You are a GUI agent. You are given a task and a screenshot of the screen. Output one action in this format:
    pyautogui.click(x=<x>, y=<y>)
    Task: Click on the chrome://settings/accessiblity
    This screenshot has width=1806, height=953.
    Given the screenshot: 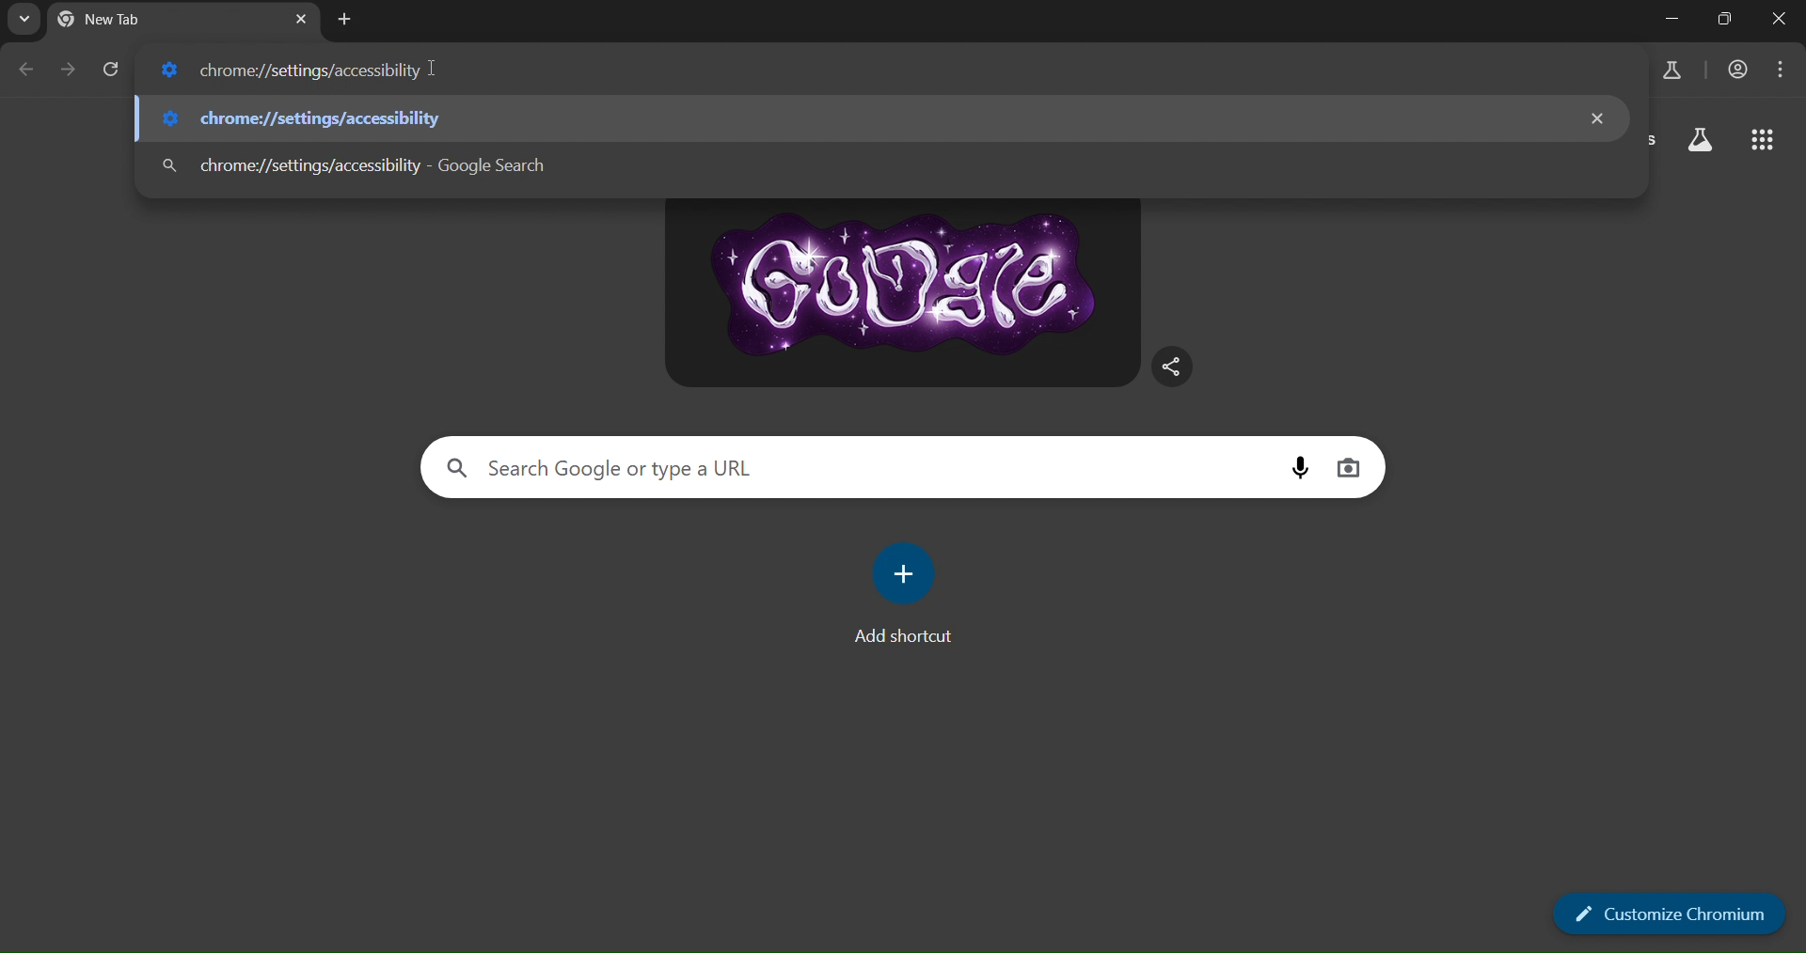 What is the action you would take?
    pyautogui.click(x=308, y=117)
    